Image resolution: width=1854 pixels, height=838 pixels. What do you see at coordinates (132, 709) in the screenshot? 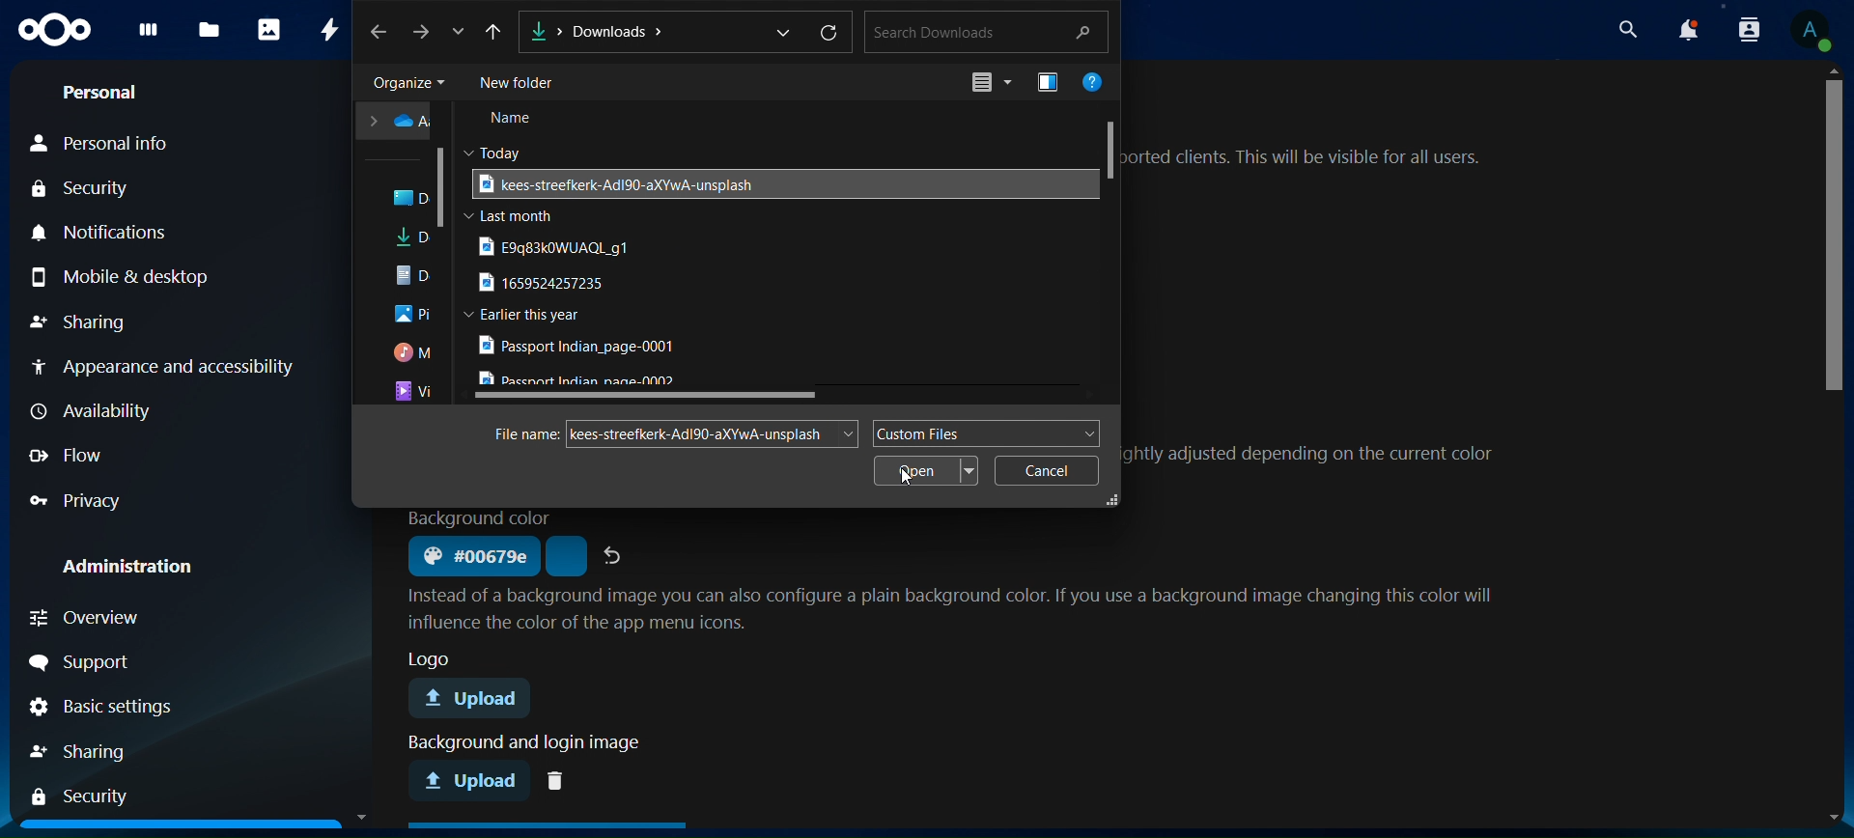
I see `basic settings` at bounding box center [132, 709].